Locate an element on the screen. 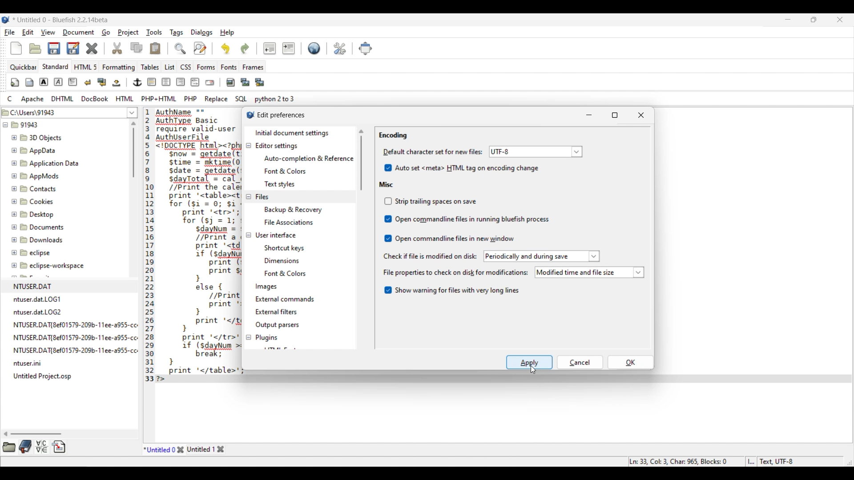  File explorer is located at coordinates (63, 245).